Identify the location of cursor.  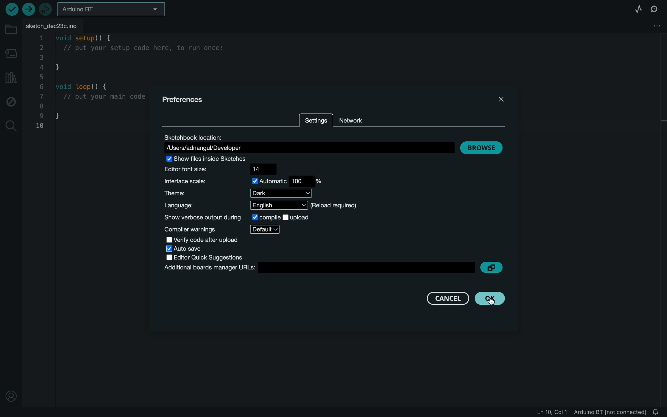
(496, 301).